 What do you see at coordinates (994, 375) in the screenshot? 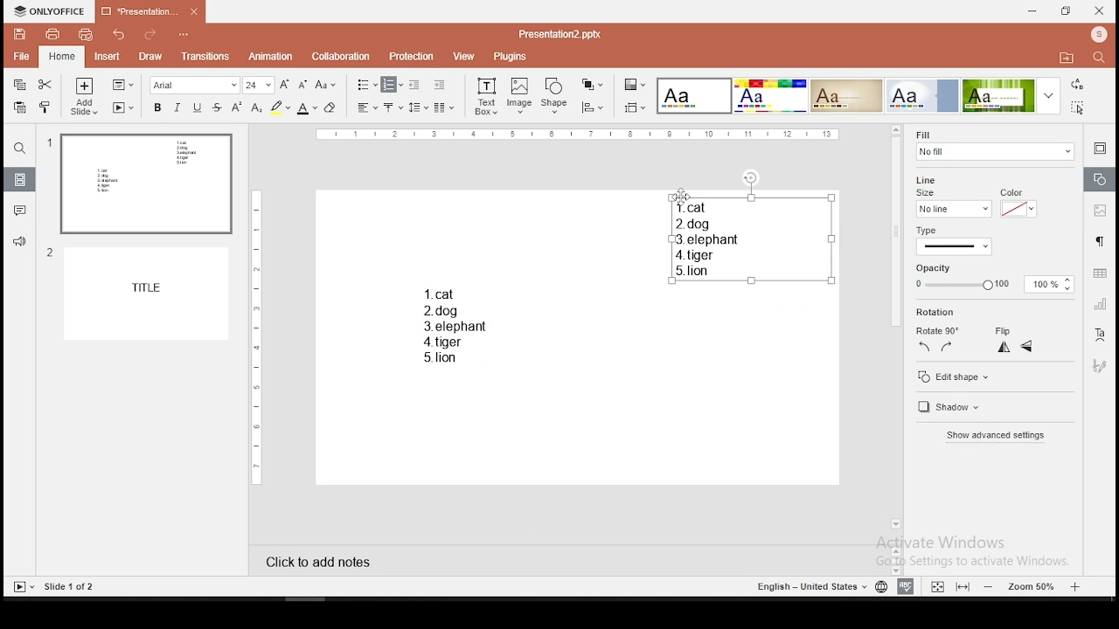
I see `edit shape` at bounding box center [994, 375].